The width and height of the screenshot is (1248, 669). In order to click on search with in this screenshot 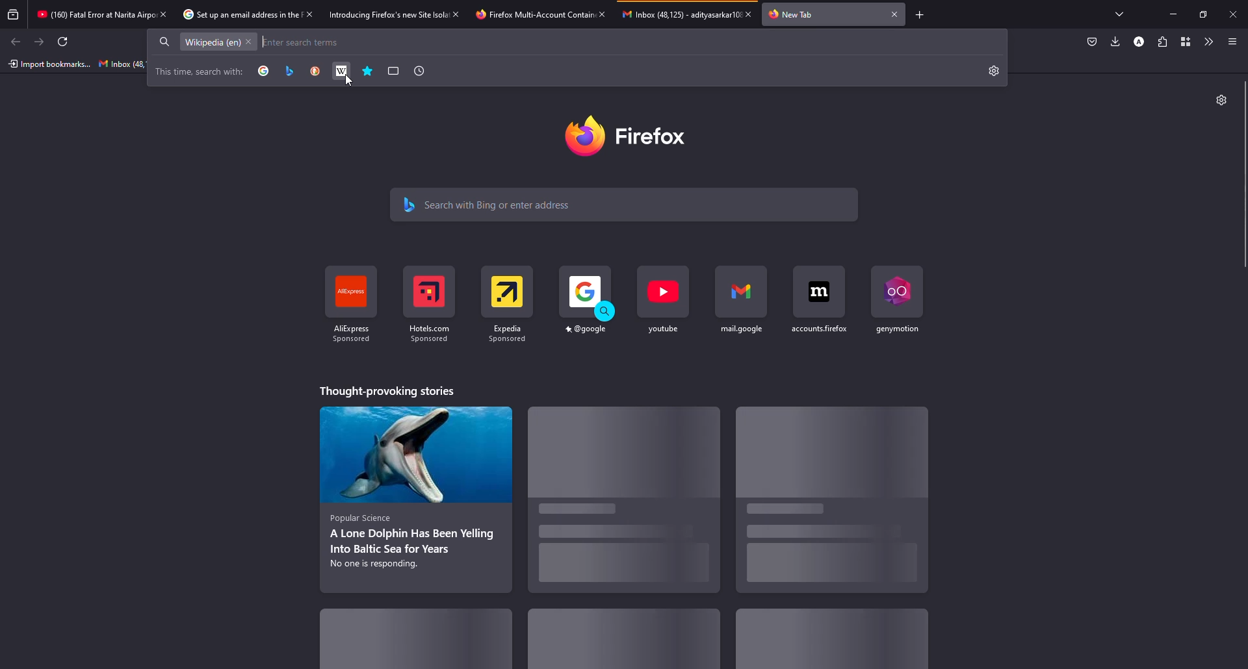, I will do `click(200, 71)`.